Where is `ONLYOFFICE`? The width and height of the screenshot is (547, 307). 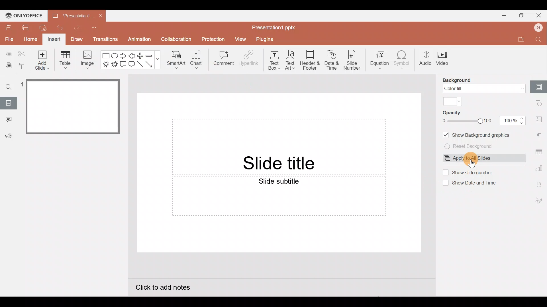 ONLYOFFICE is located at coordinates (23, 16).